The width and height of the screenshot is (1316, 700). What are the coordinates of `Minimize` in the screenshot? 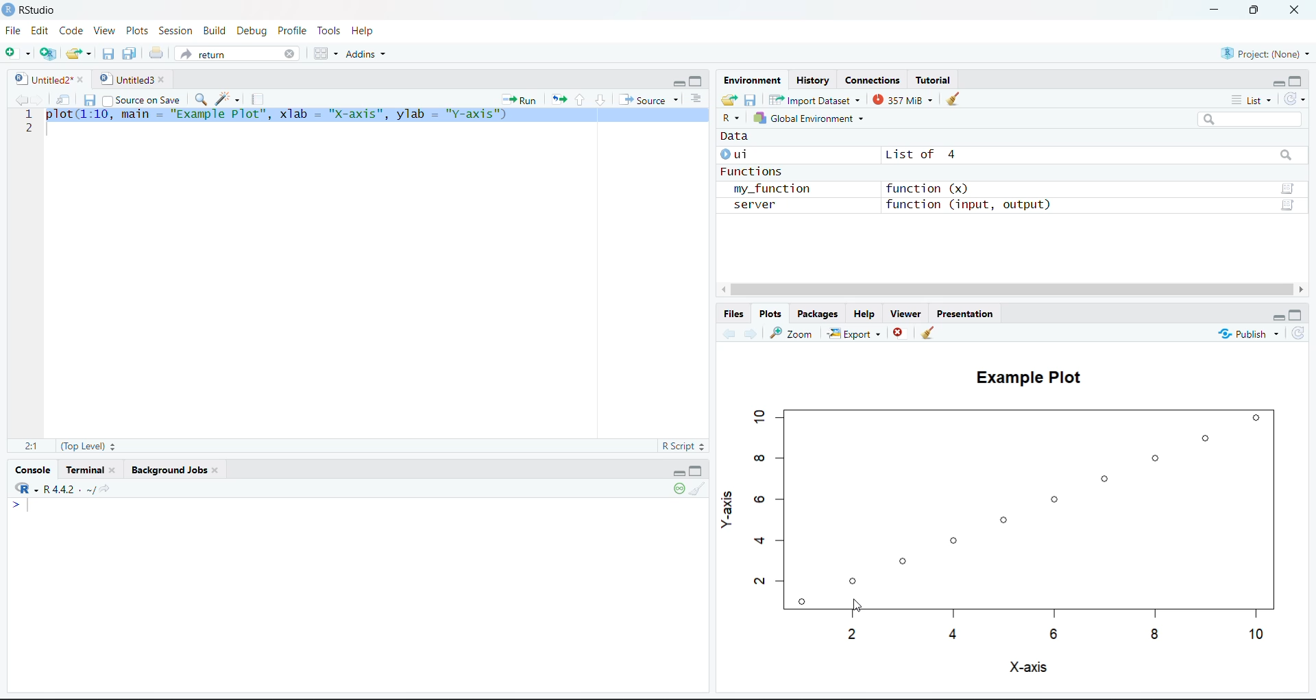 It's located at (1215, 10).